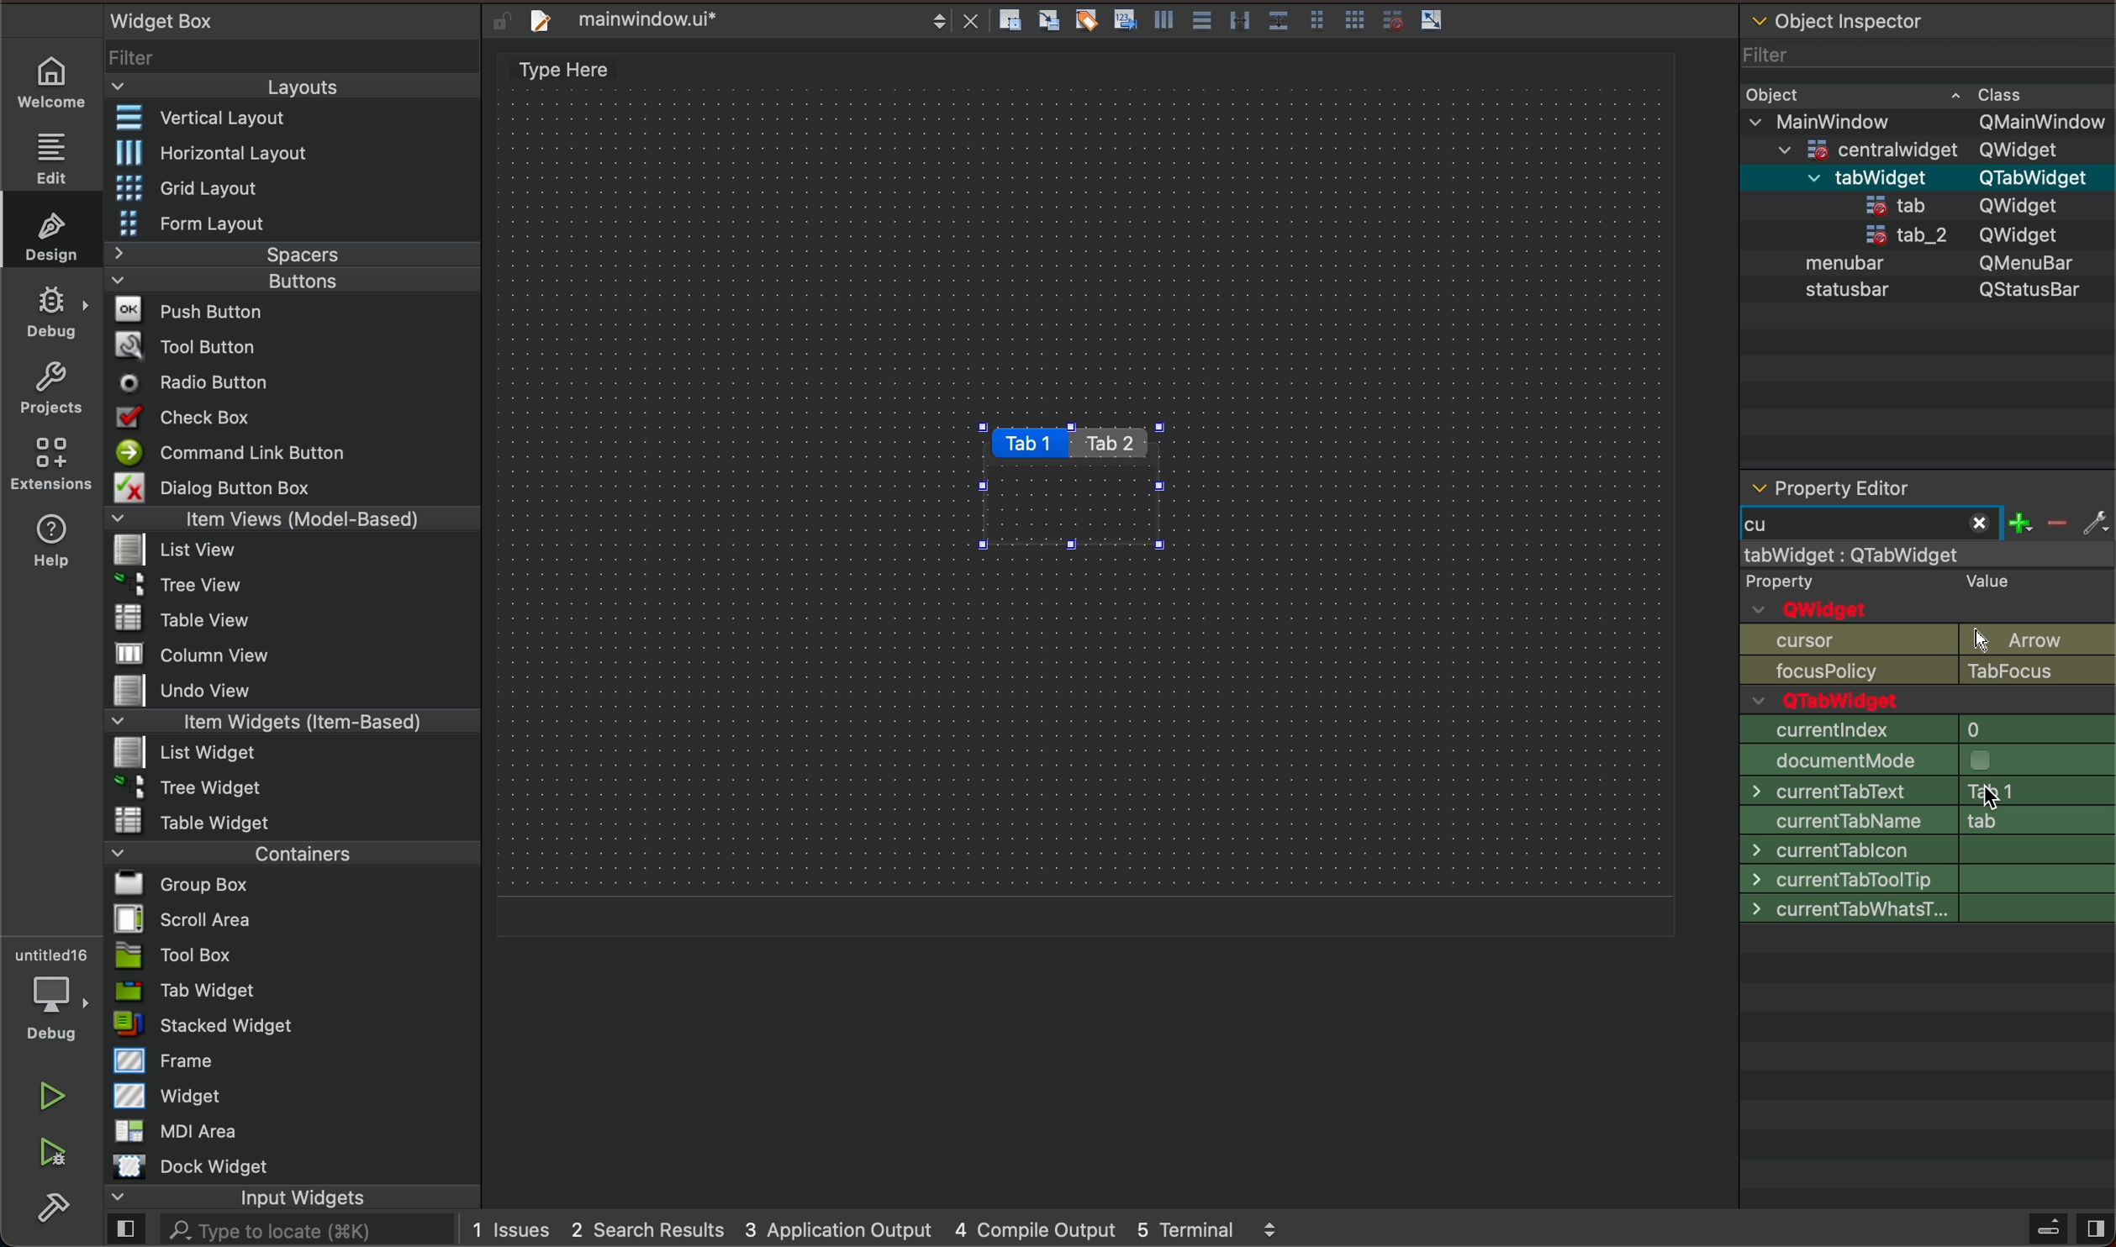 The height and width of the screenshot is (1247, 2116). Describe the element at coordinates (188, 918) in the screenshot. I see `Scroll Area` at that location.